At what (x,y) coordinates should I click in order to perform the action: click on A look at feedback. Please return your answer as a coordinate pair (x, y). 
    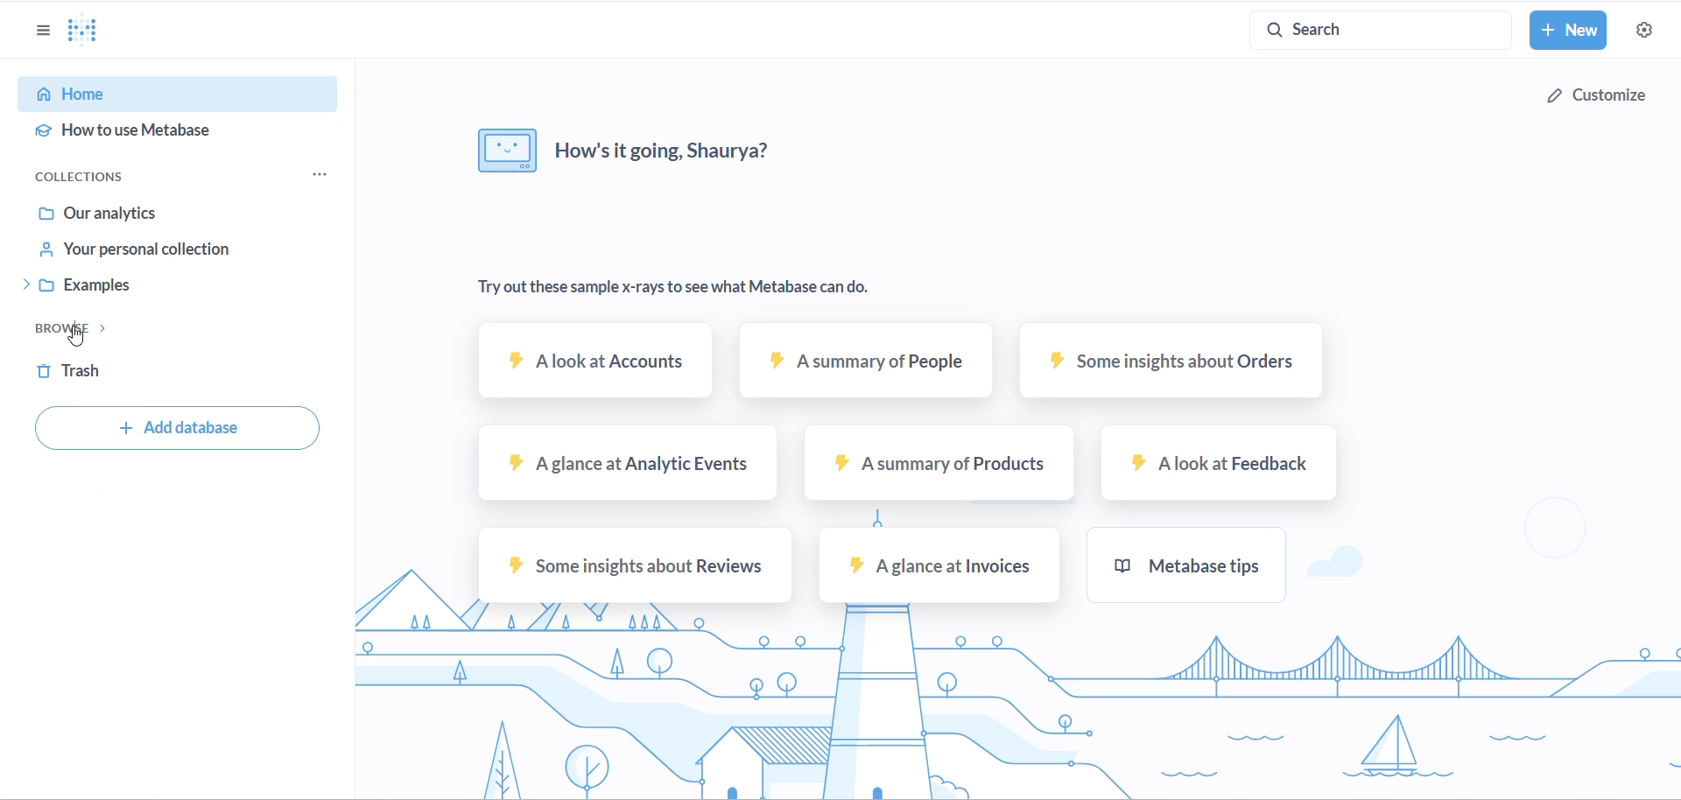
    Looking at the image, I should click on (1216, 471).